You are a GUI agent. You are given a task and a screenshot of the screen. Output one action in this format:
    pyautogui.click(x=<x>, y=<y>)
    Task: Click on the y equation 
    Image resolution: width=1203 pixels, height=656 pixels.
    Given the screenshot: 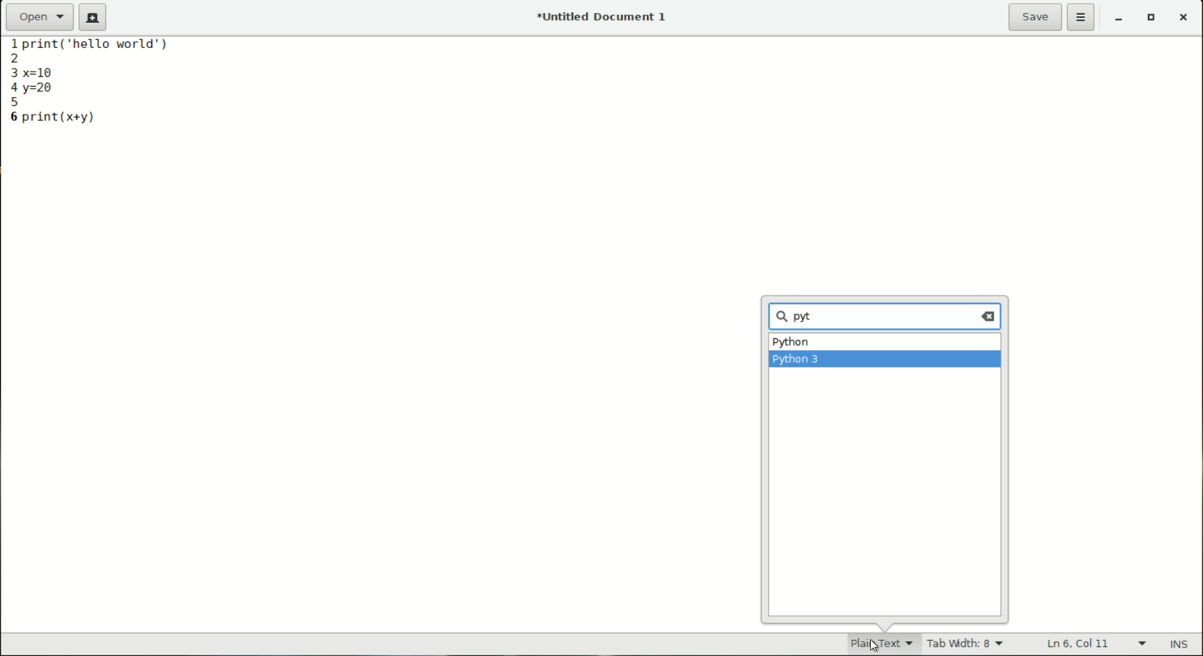 What is the action you would take?
    pyautogui.click(x=41, y=89)
    